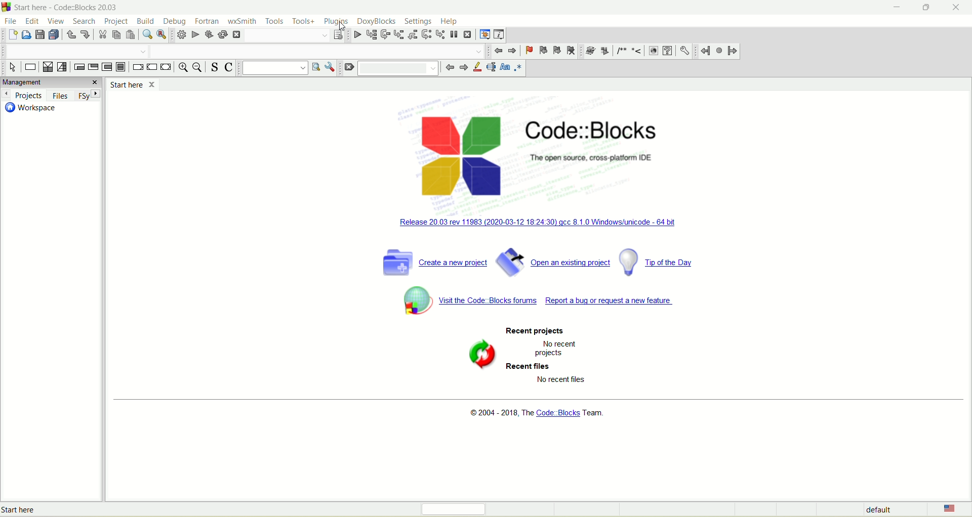 This screenshot has height=517, width=972. I want to click on create a new project, so click(426, 261).